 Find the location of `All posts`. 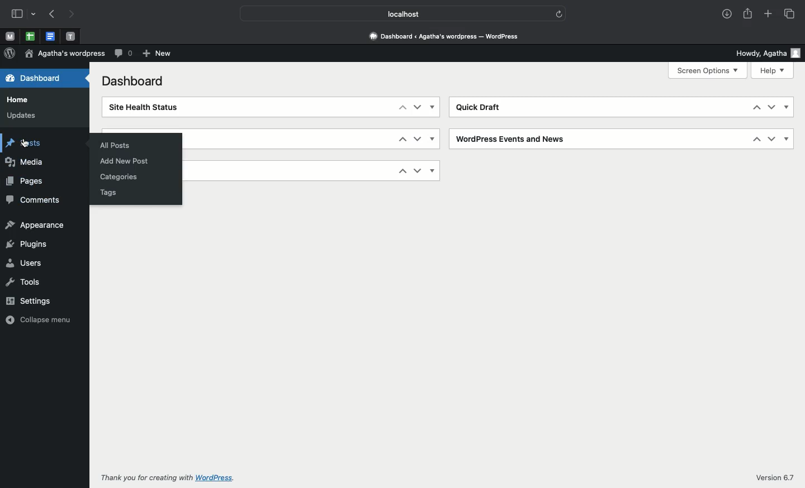

All posts is located at coordinates (114, 146).